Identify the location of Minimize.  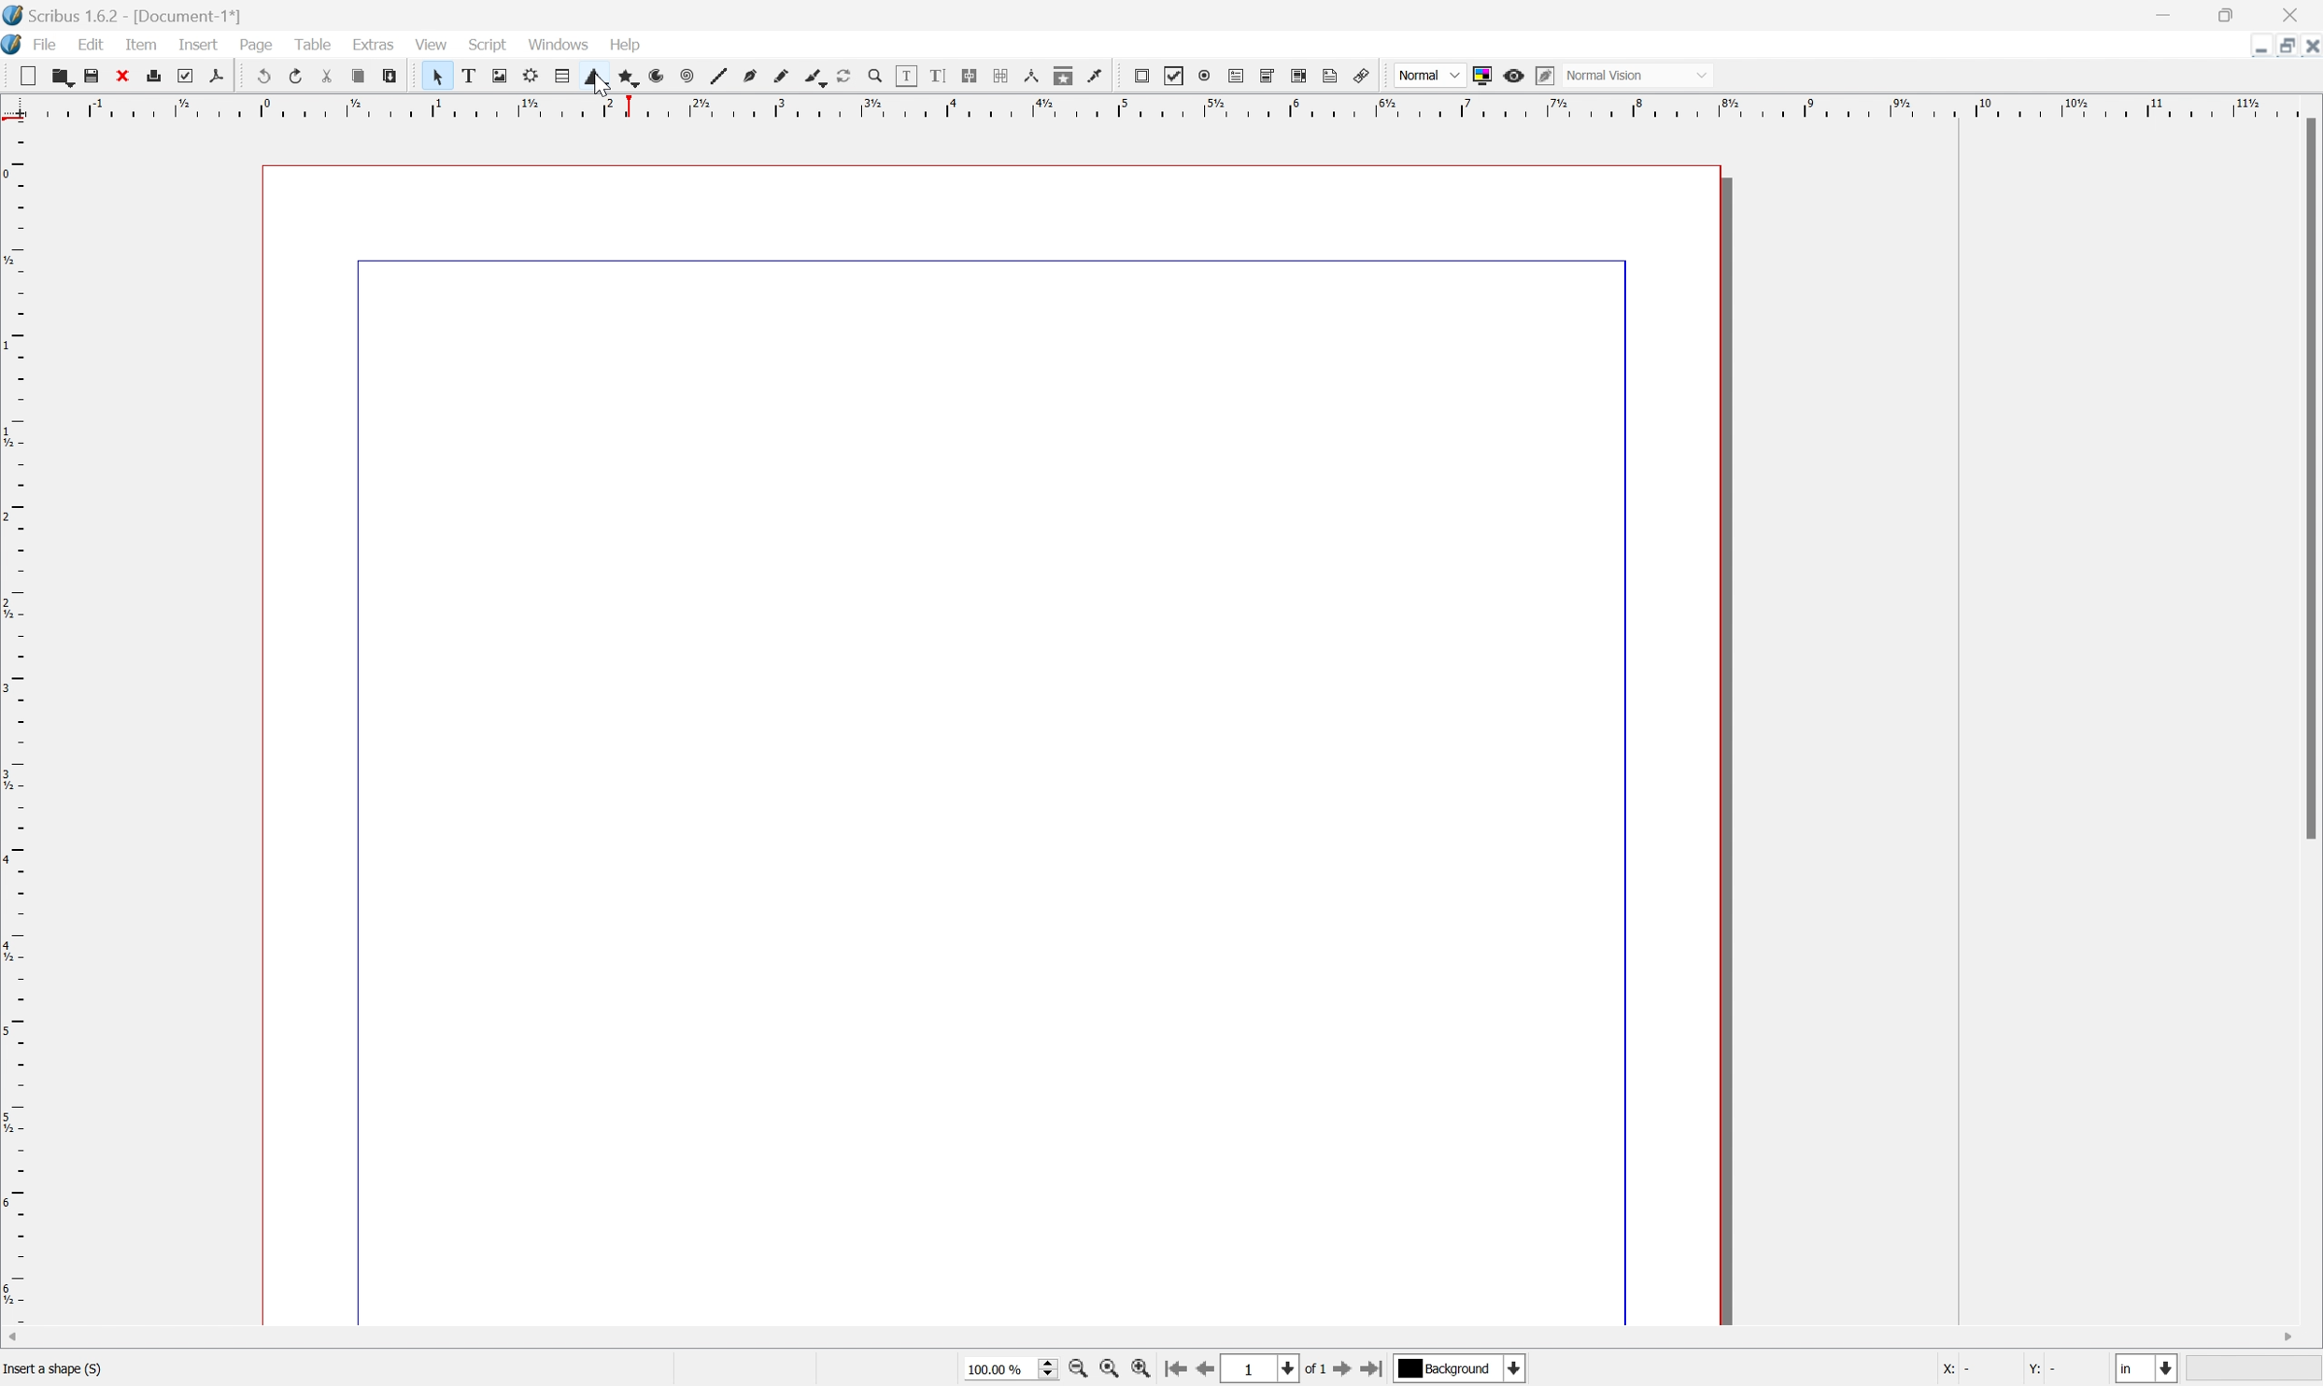
(2258, 46).